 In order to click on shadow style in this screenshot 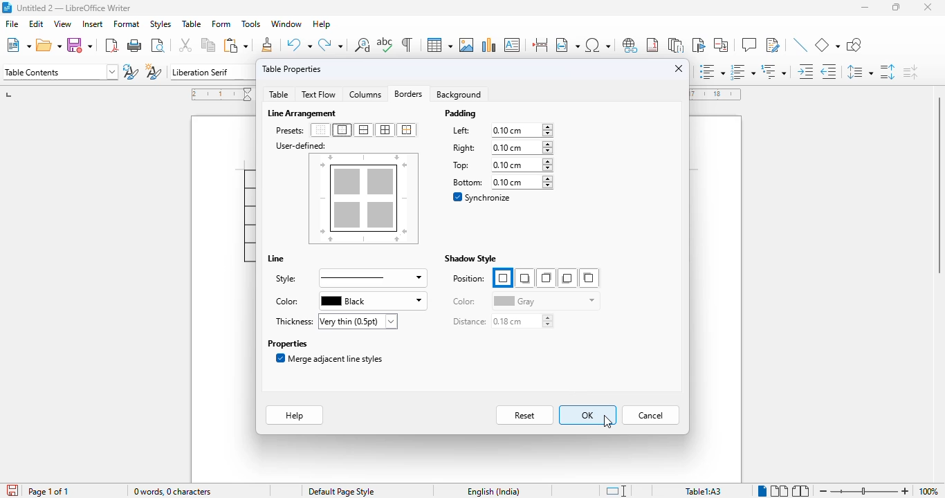, I will do `click(470, 259)`.